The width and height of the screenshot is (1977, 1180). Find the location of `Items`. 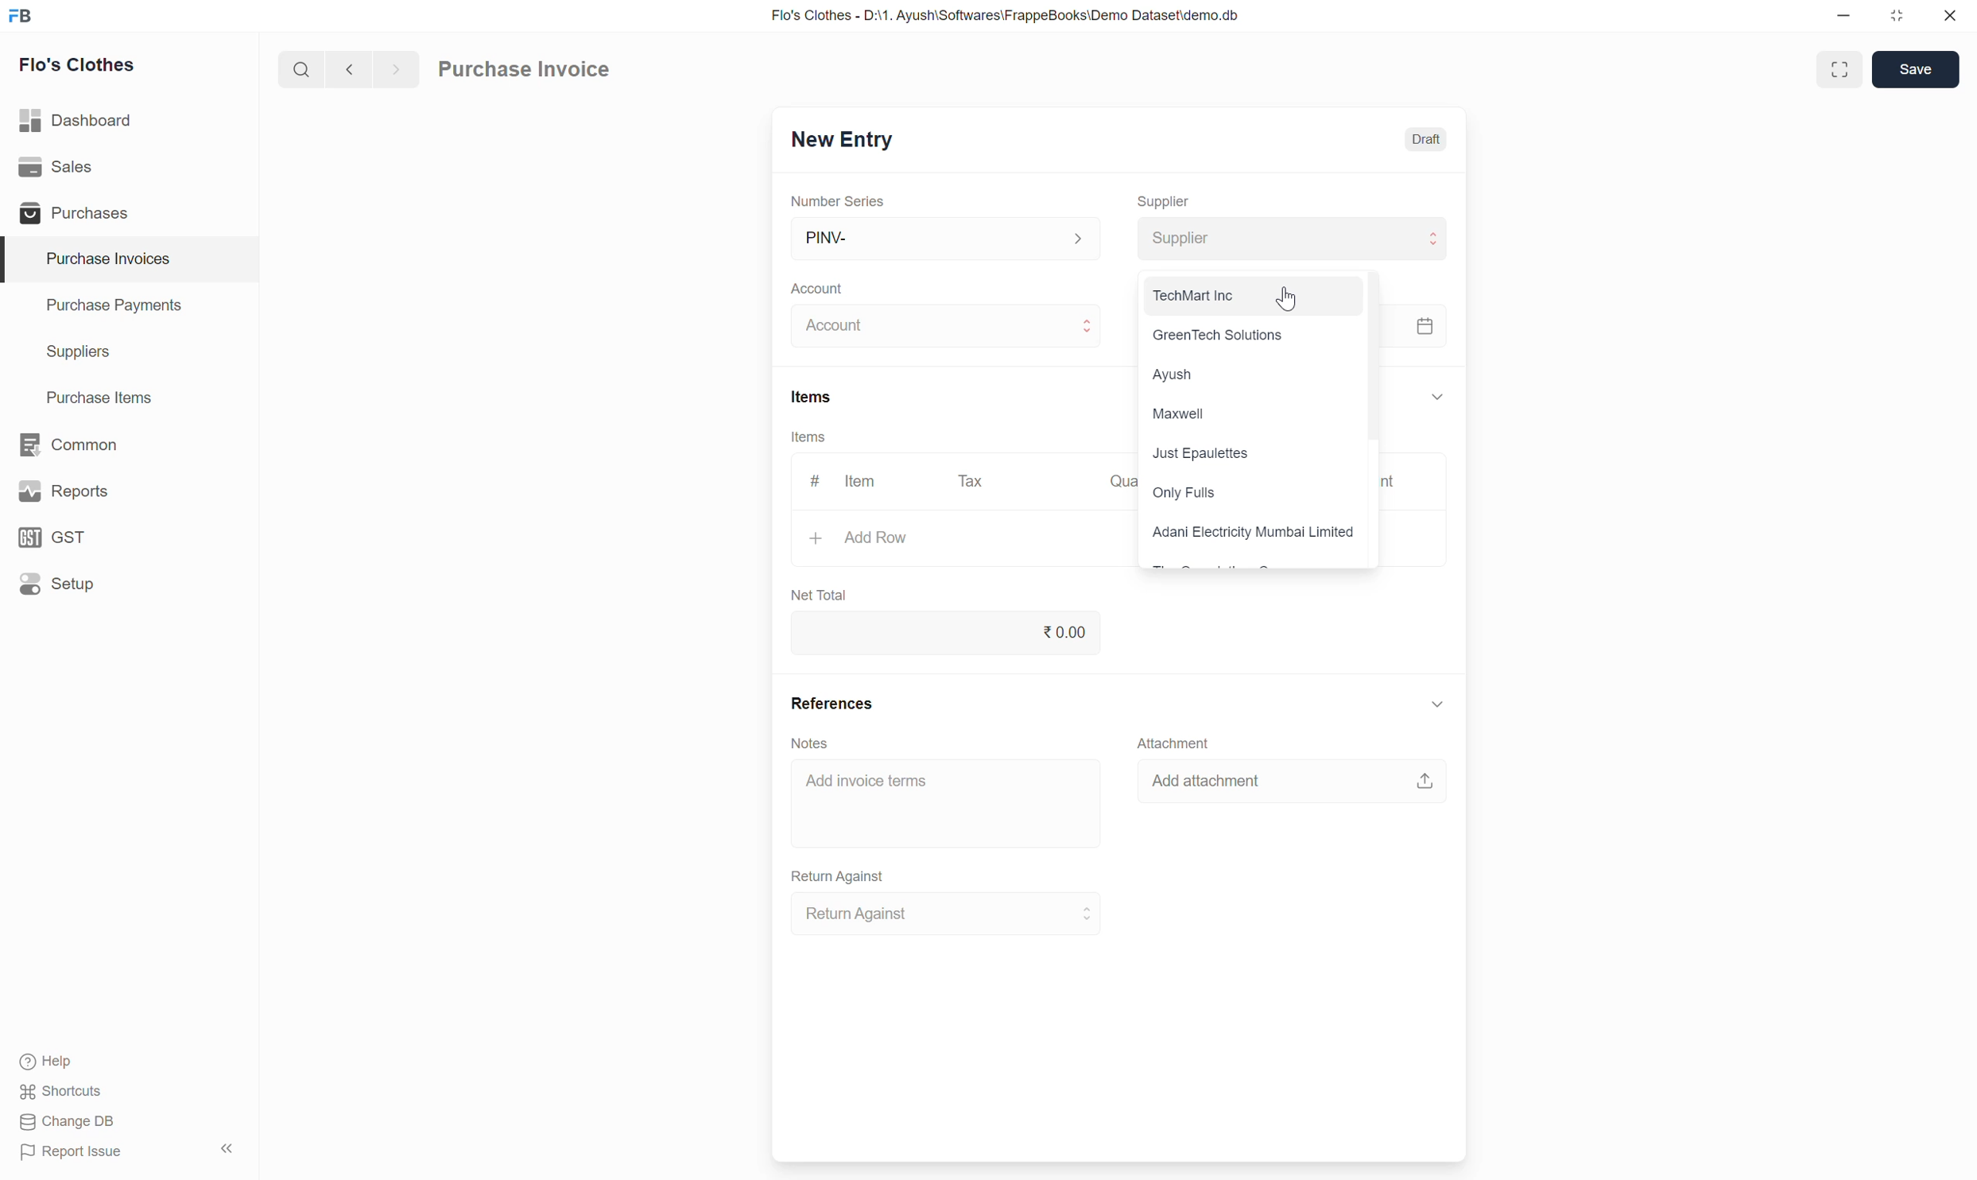

Items is located at coordinates (812, 397).